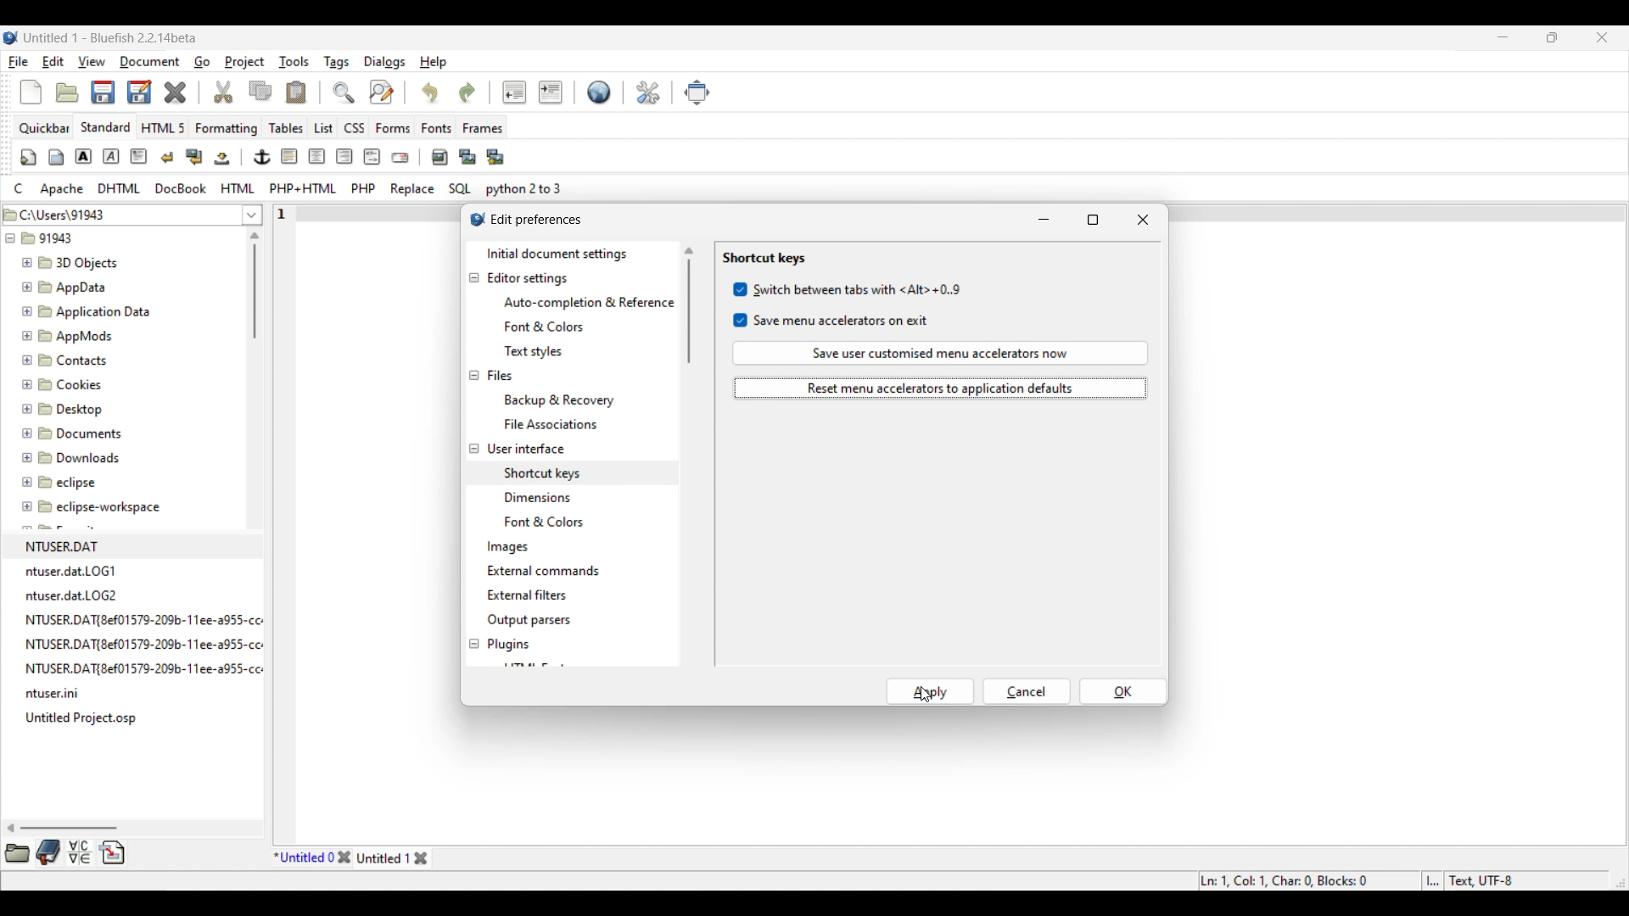  I want to click on More tool options, so click(64, 852).